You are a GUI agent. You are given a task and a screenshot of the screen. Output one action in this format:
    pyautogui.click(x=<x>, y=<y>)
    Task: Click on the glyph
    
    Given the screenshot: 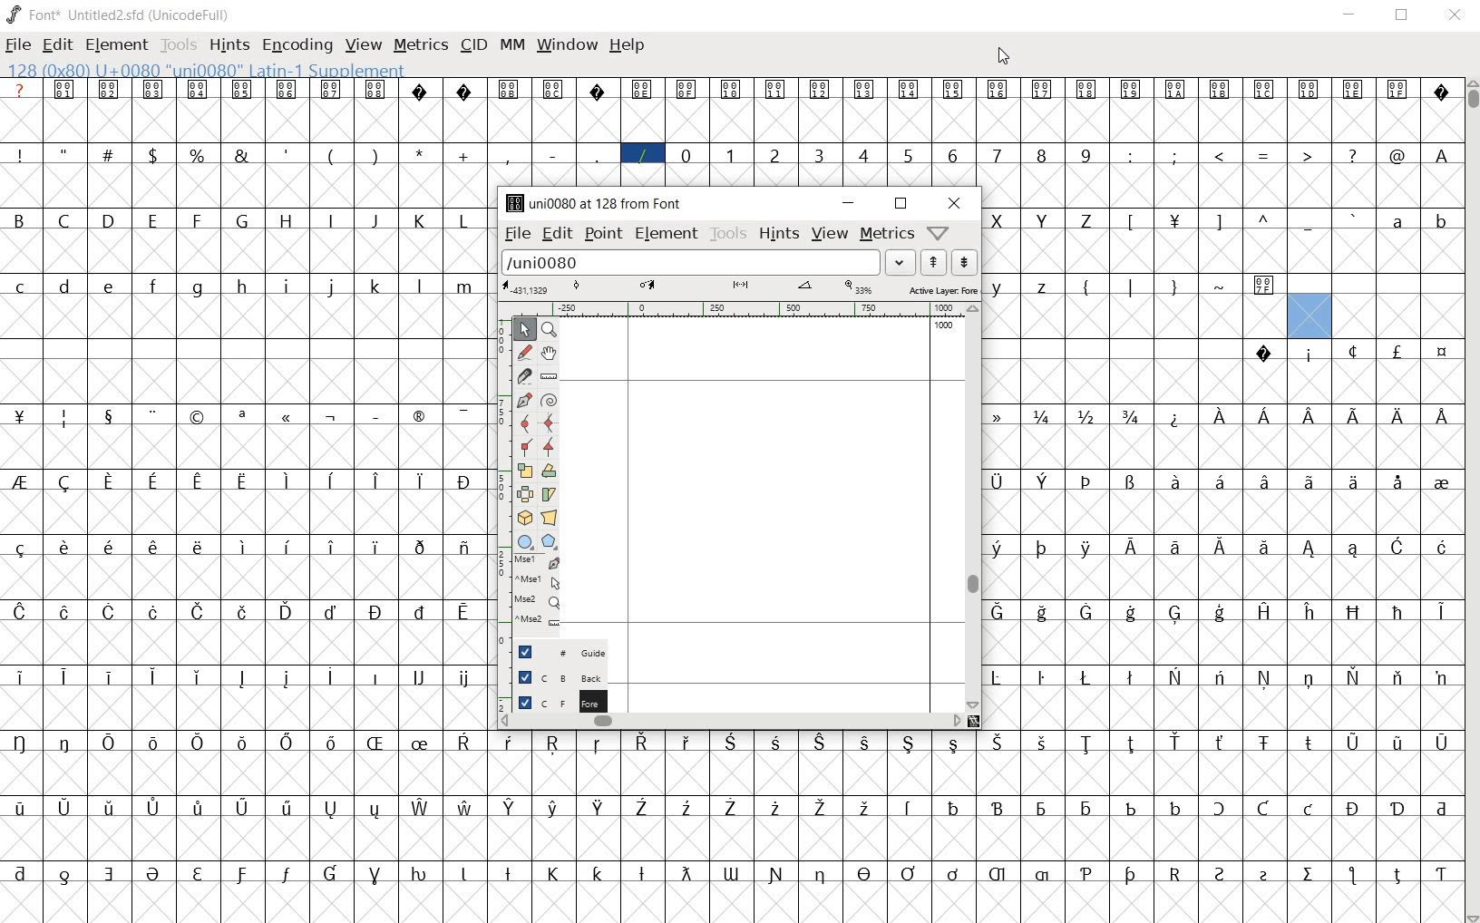 What is the action you would take?
    pyautogui.click(x=152, y=220)
    